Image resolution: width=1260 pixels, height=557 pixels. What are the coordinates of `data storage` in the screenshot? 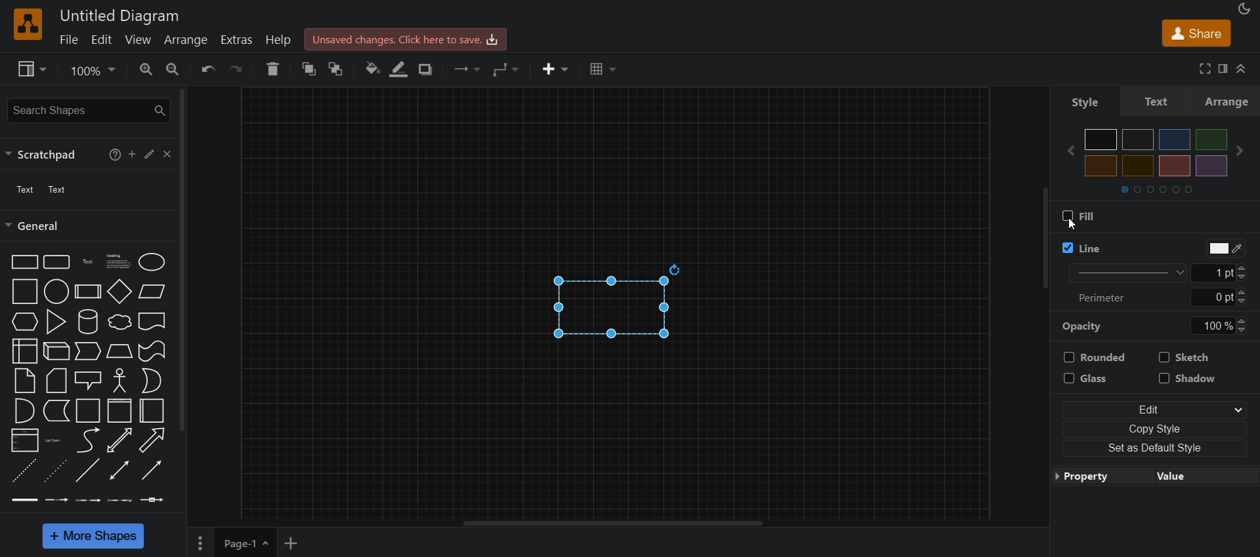 It's located at (56, 412).